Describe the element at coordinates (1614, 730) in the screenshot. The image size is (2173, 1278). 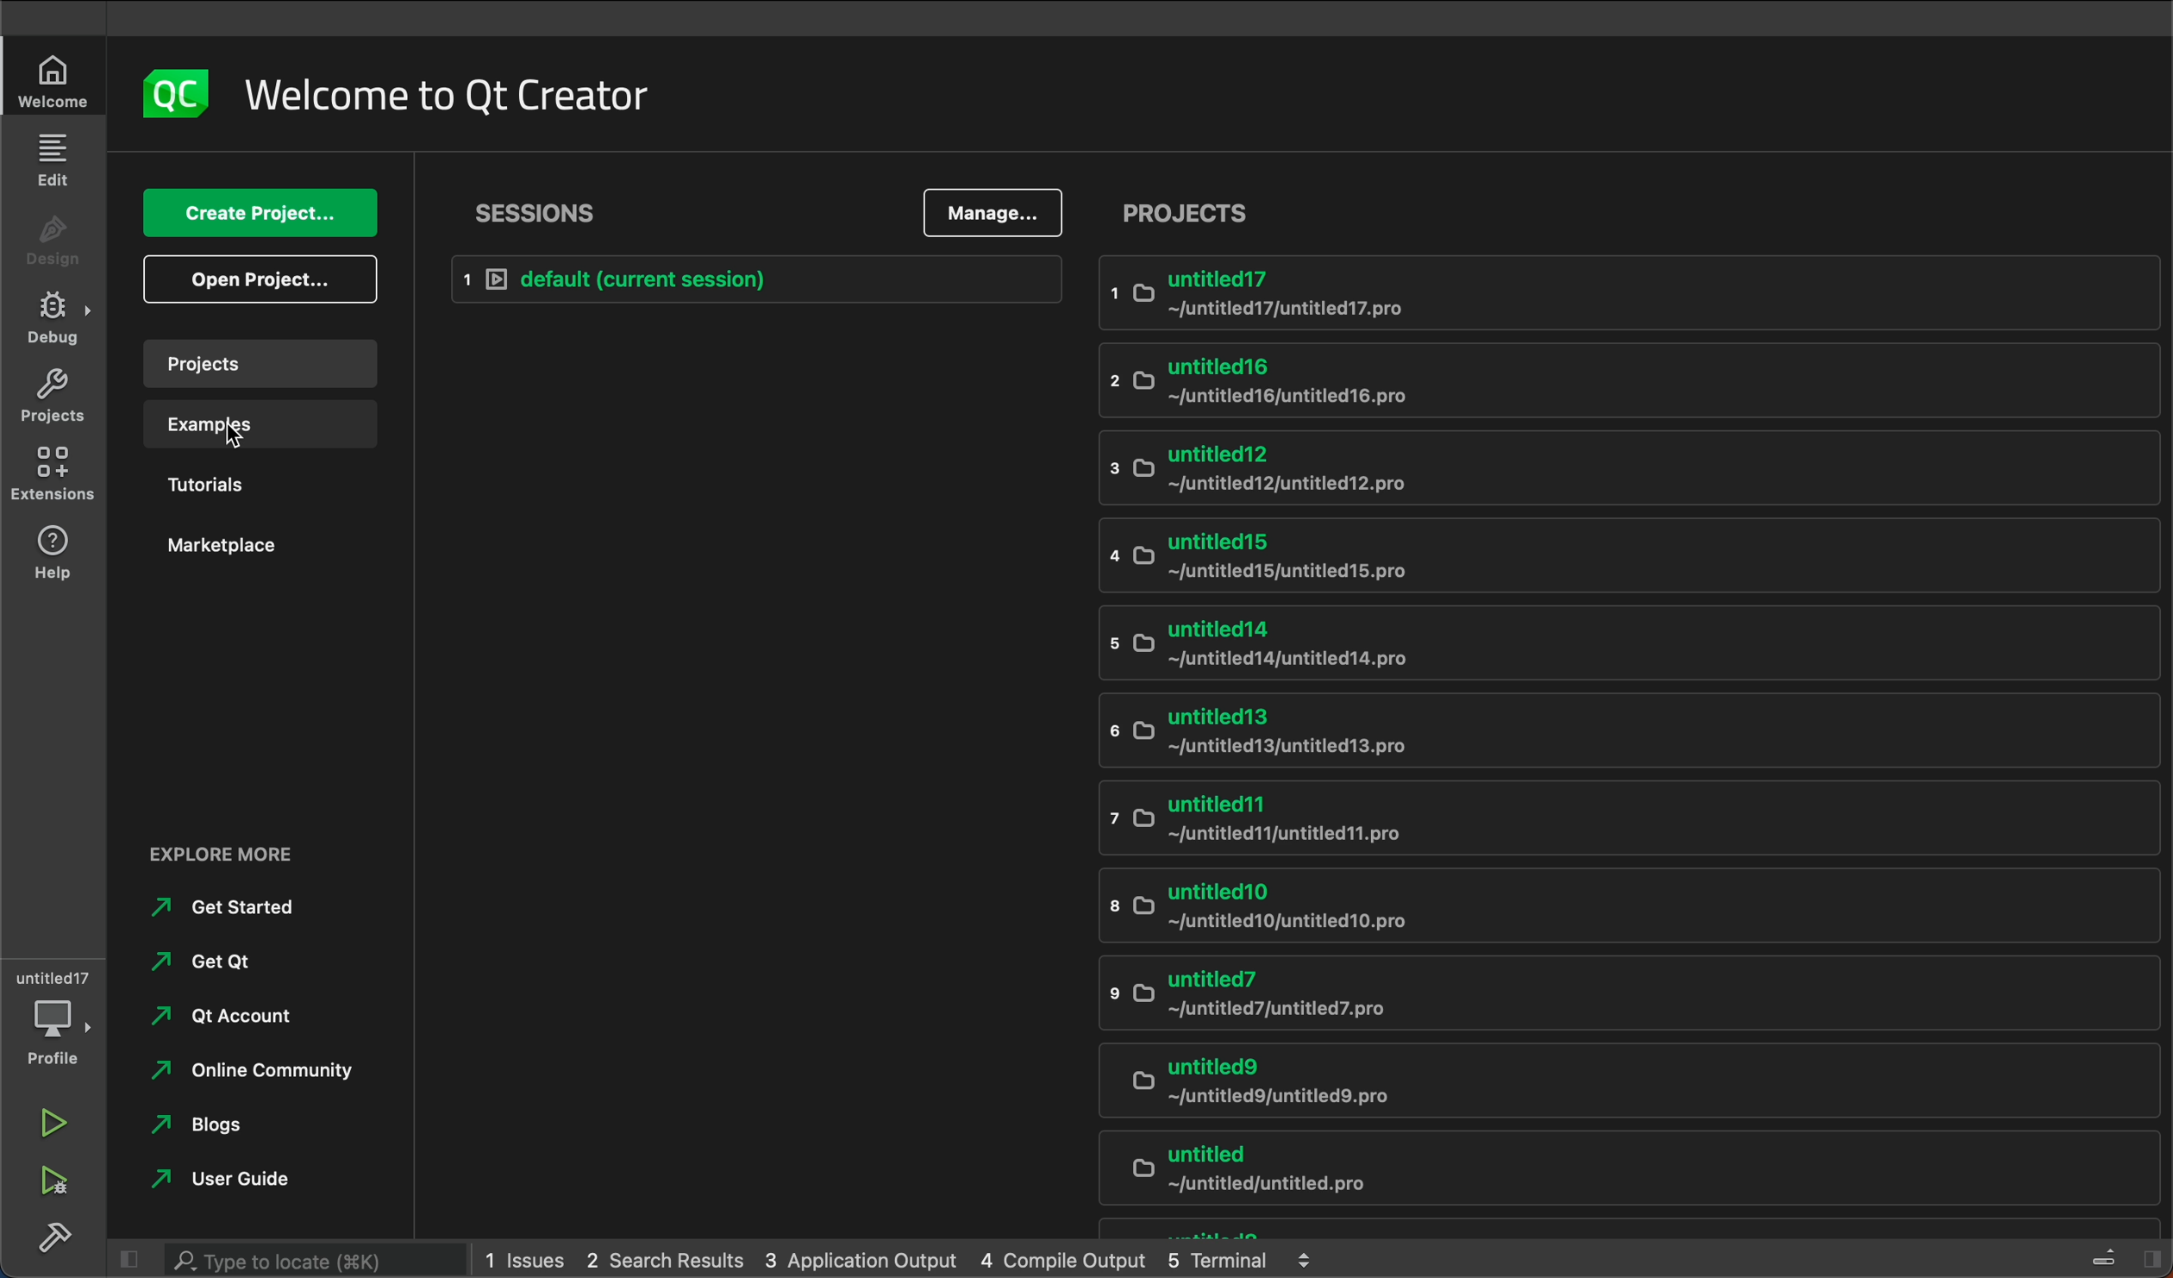
I see `untitled13` at that location.